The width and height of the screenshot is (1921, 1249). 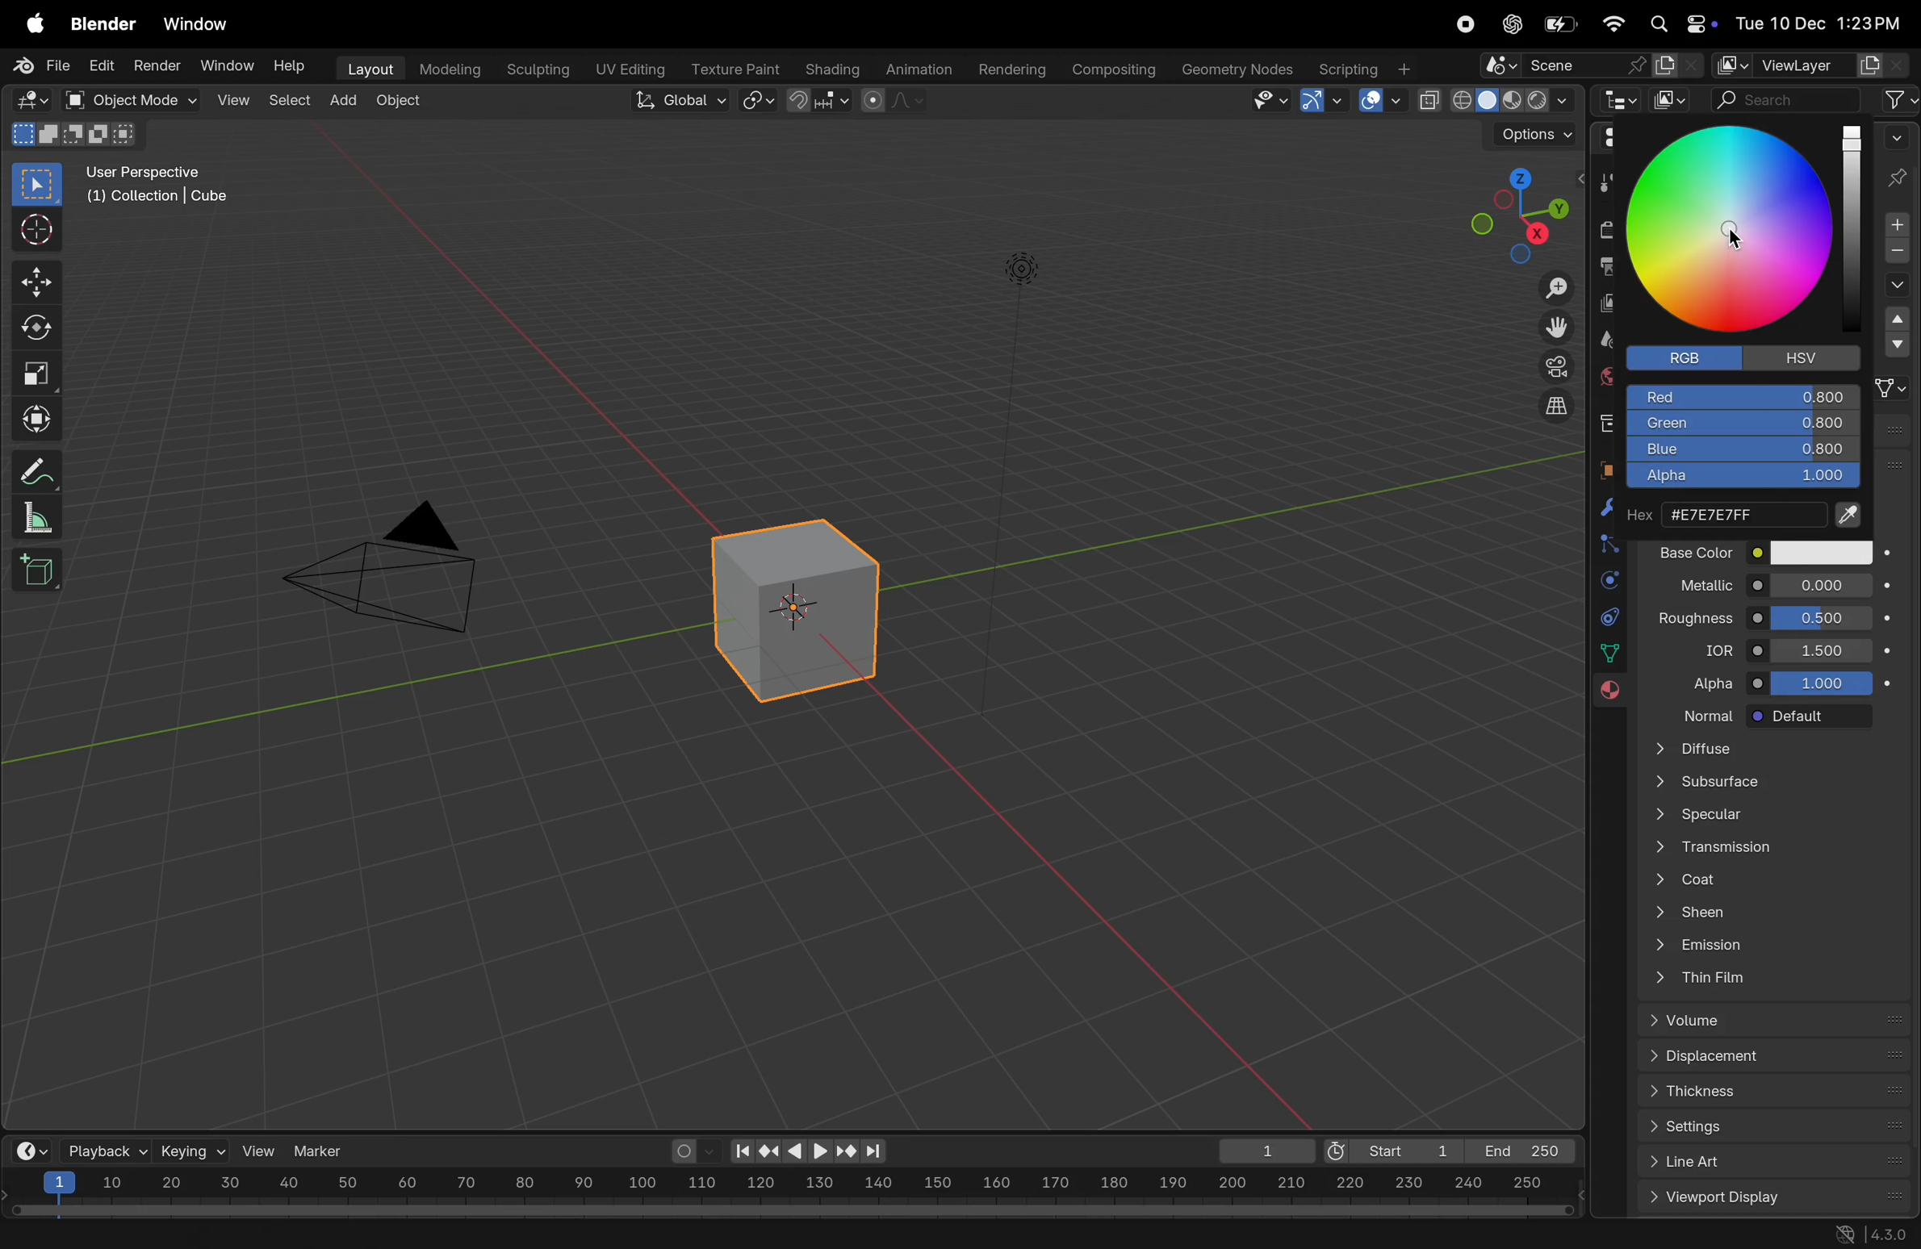 What do you see at coordinates (1602, 340) in the screenshot?
I see `scene` at bounding box center [1602, 340].